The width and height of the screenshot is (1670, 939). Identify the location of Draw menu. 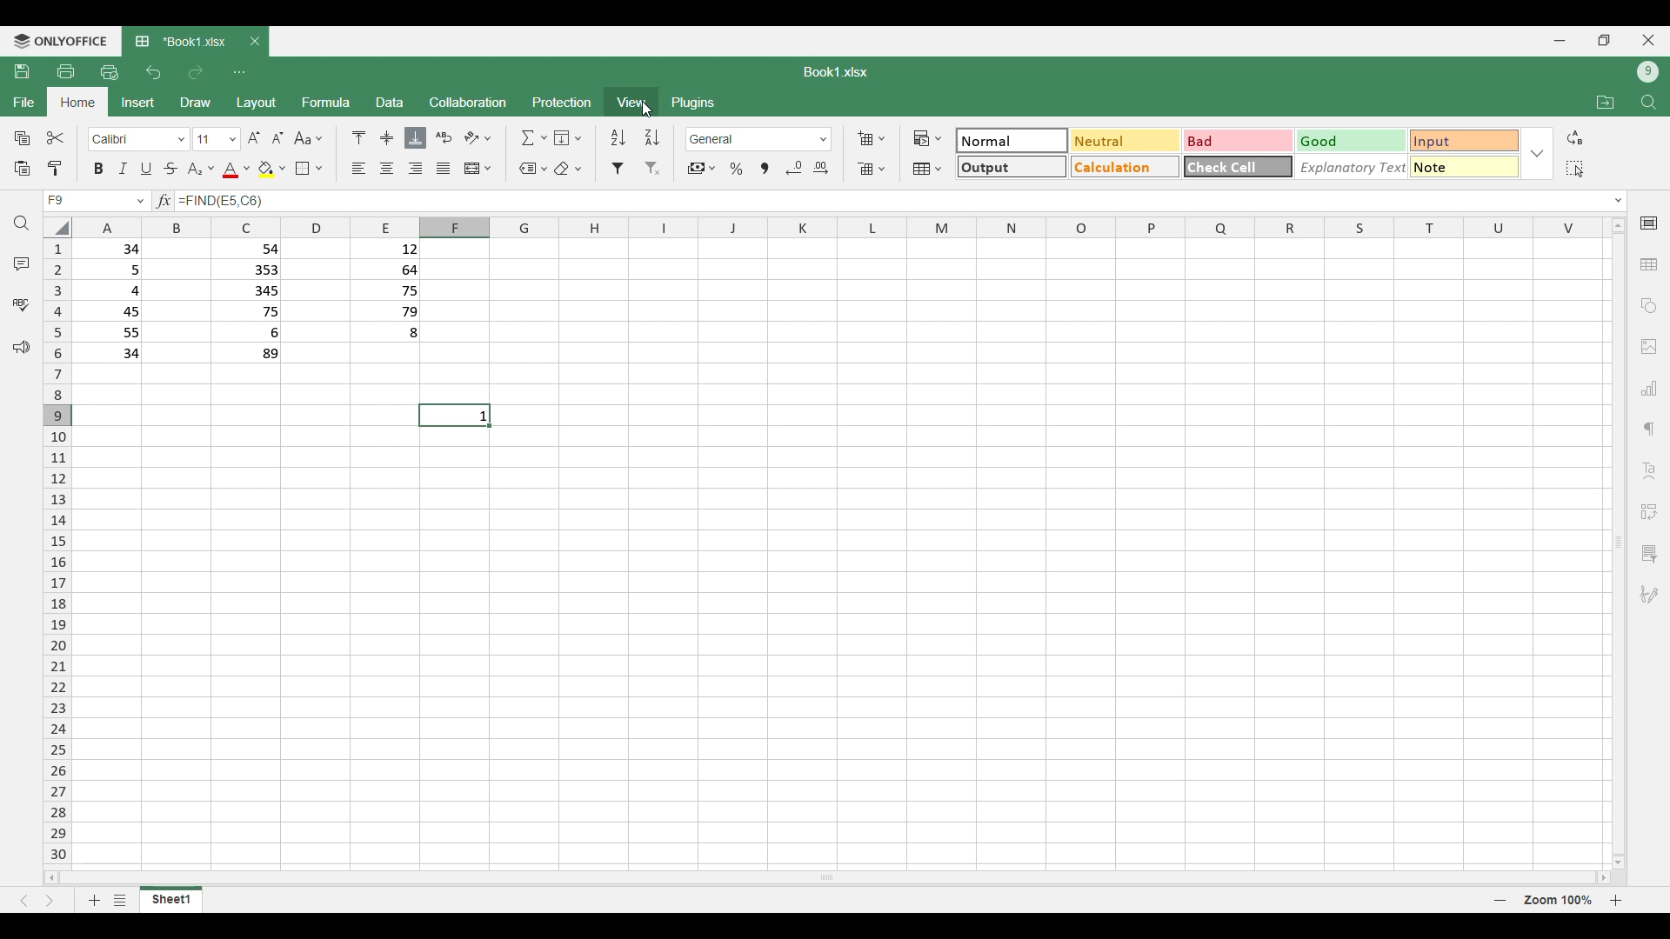
(196, 103).